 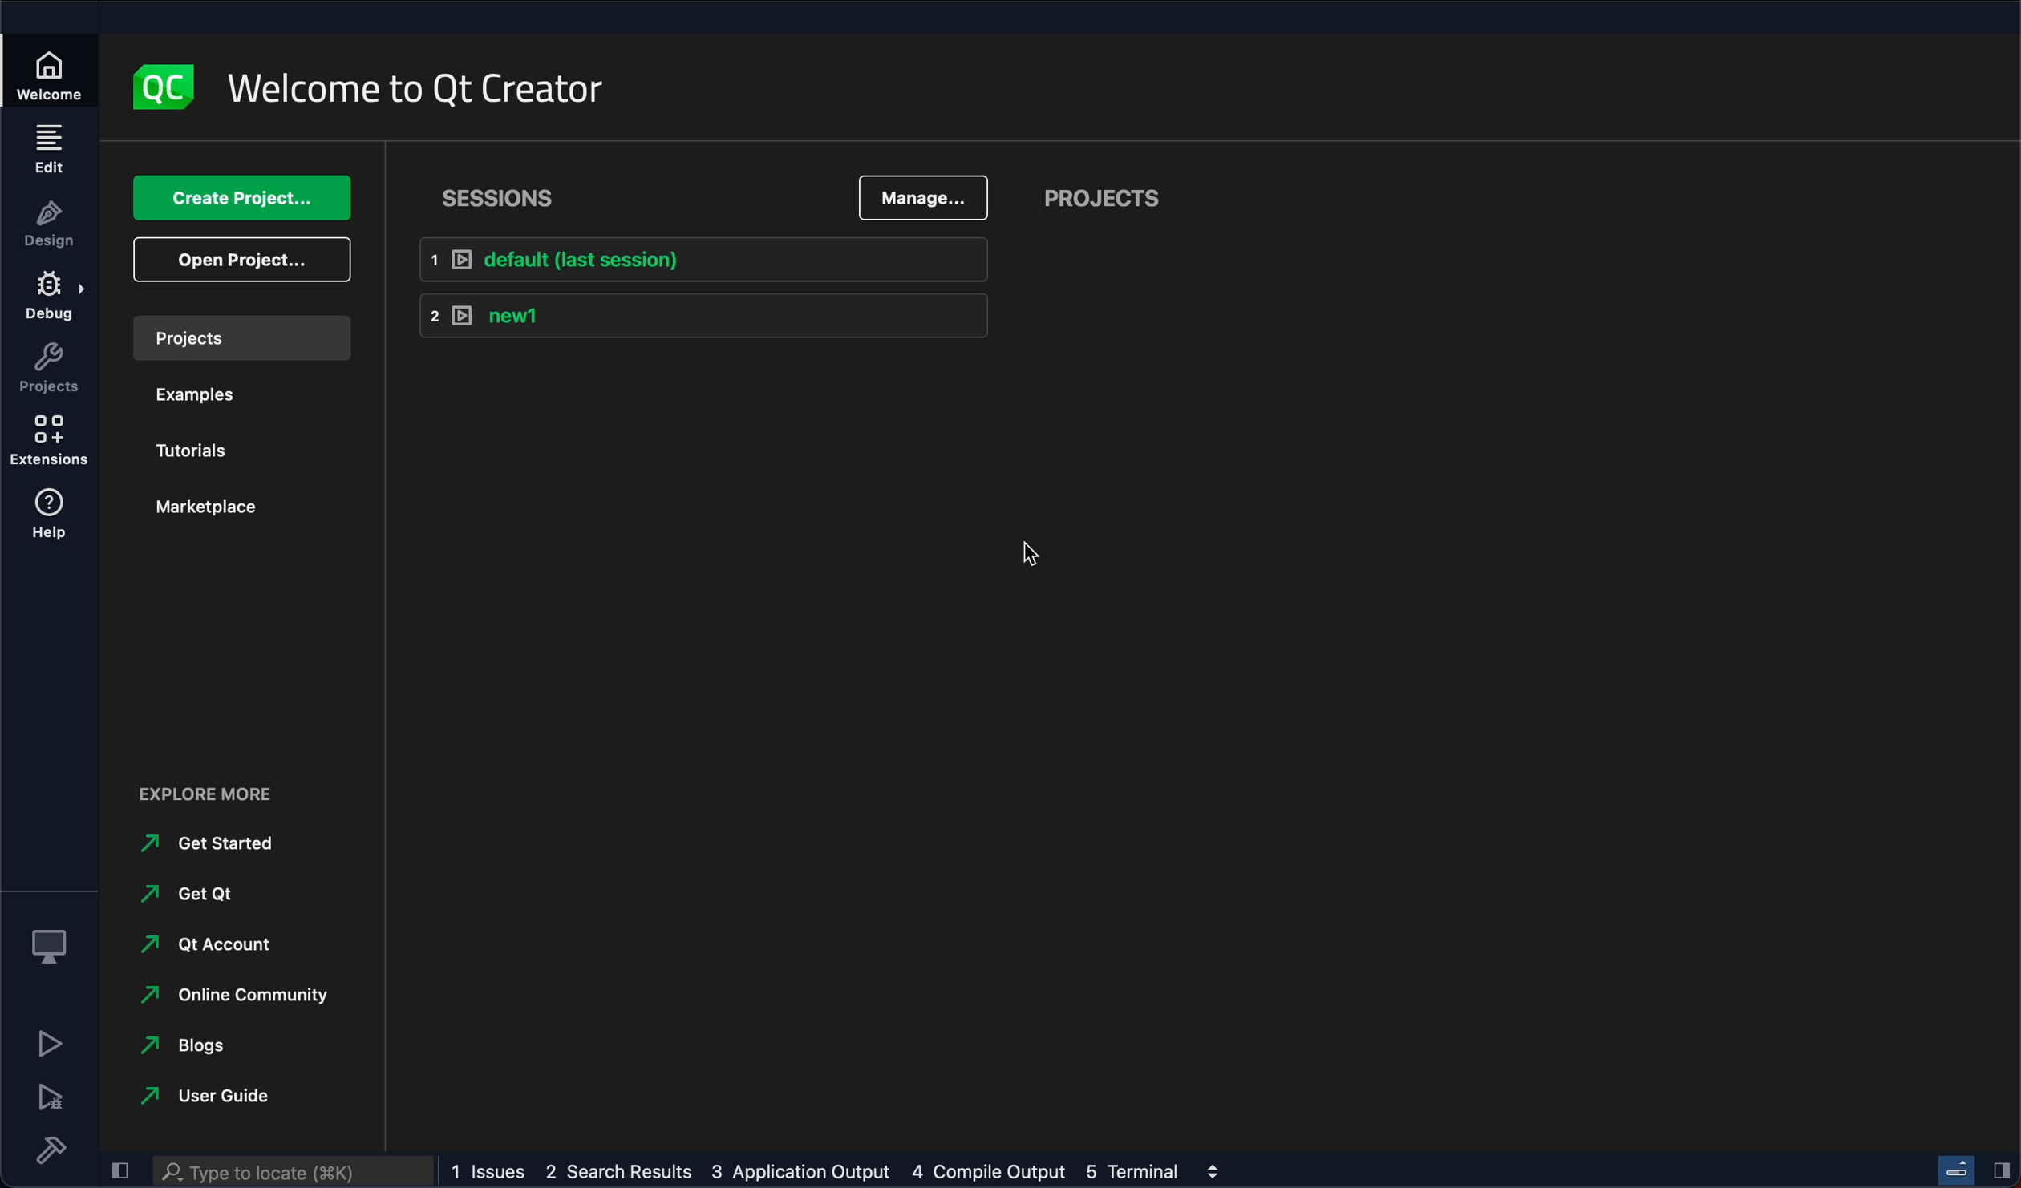 What do you see at coordinates (48, 443) in the screenshot?
I see `extension` at bounding box center [48, 443].